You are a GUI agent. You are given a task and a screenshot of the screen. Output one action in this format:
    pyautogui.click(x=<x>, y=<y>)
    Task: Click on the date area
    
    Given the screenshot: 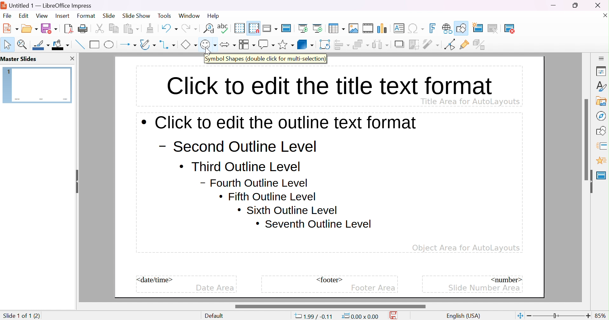 What is the action you would take?
    pyautogui.click(x=215, y=288)
    